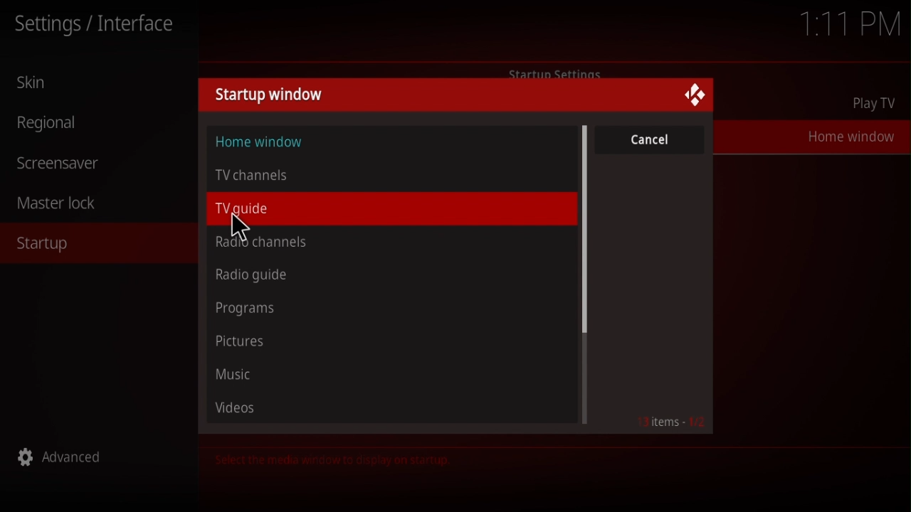 The width and height of the screenshot is (911, 512). I want to click on music, so click(238, 375).